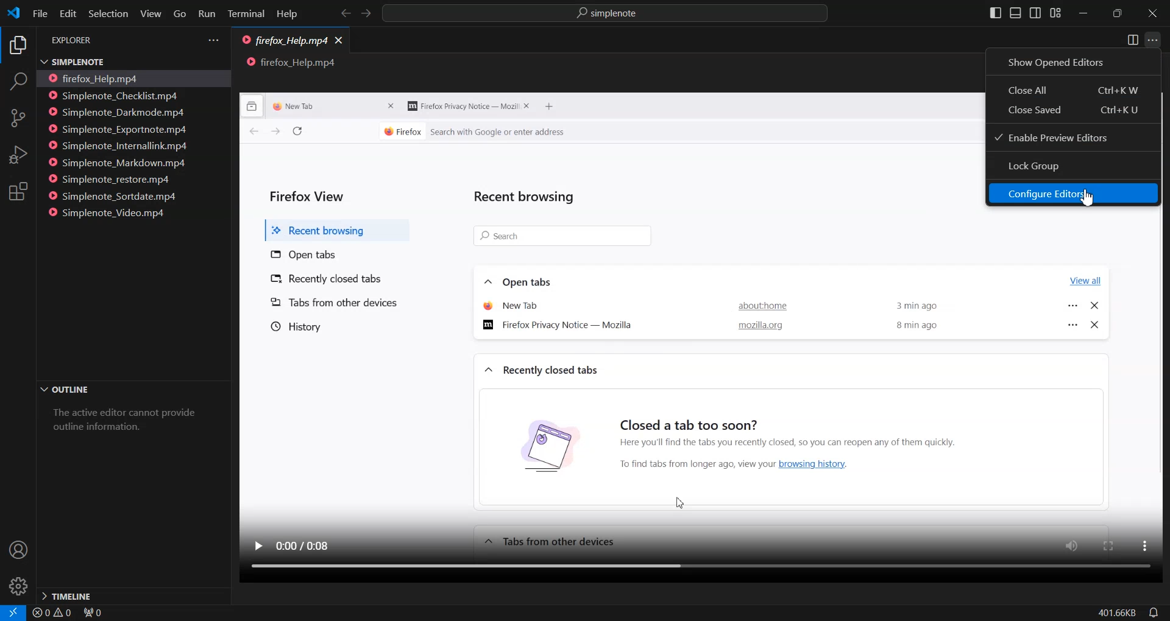 This screenshot has width=1170, height=621. I want to click on close, so click(1094, 307).